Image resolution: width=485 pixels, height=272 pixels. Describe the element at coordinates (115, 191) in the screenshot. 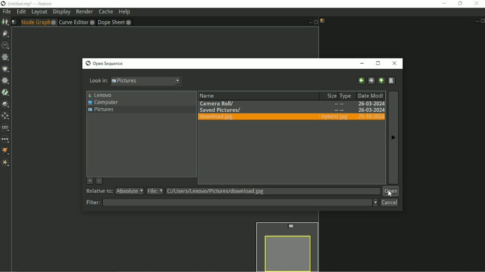

I see `Relative to: Absolute ` at that location.